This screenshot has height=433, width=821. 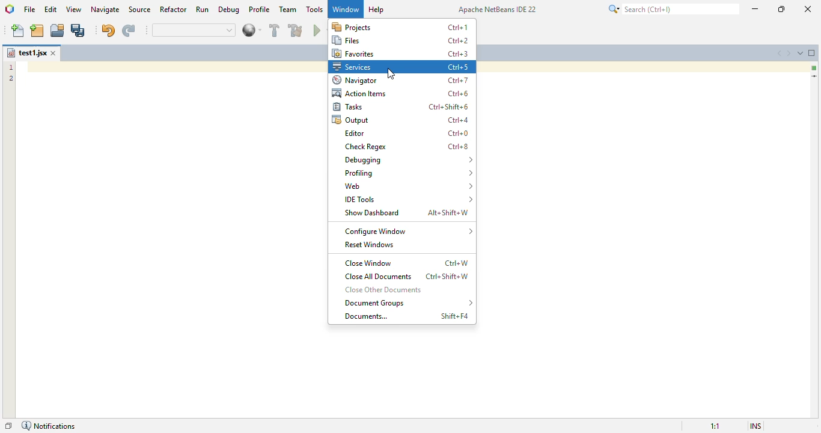 I want to click on shortcut for action items, so click(x=459, y=94).